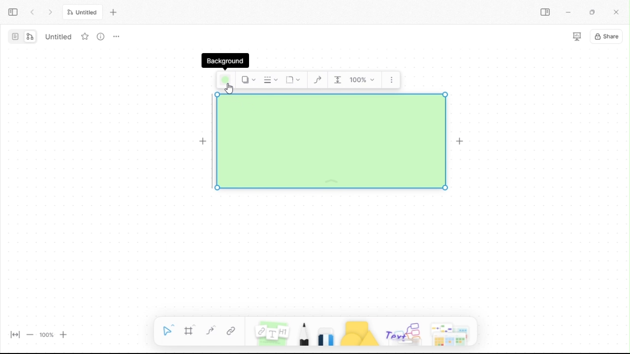 This screenshot has width=630, height=354. What do you see at coordinates (403, 332) in the screenshot?
I see `others` at bounding box center [403, 332].